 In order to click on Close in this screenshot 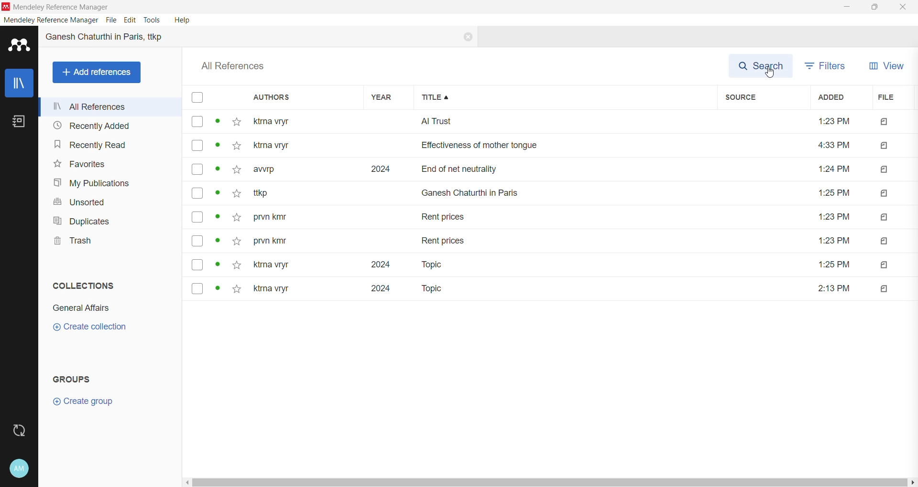, I will do `click(902, 7)`.